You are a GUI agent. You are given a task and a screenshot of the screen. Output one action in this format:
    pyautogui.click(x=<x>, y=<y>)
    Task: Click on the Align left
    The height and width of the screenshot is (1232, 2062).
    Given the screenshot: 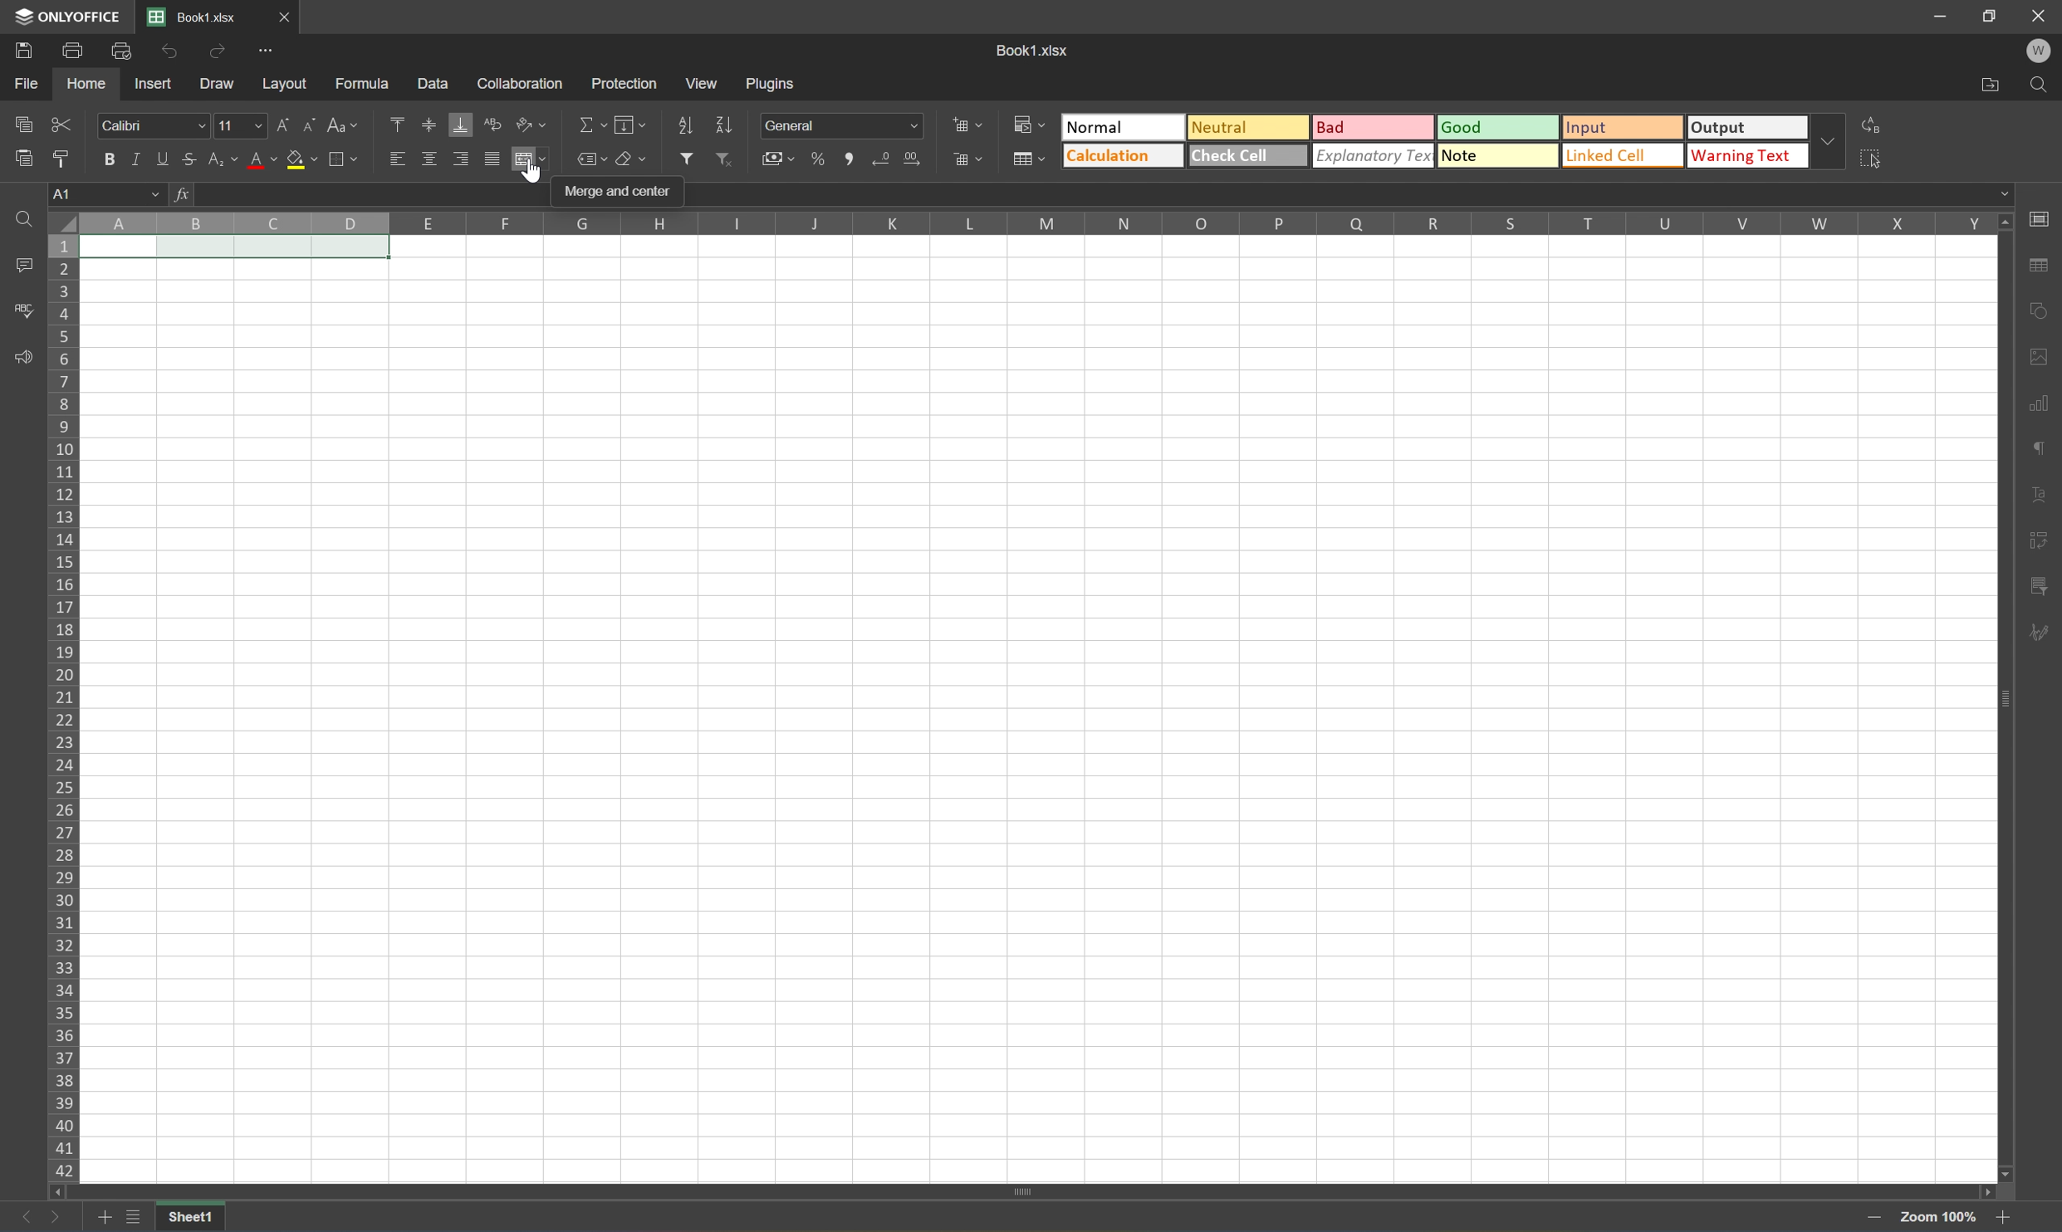 What is the action you would take?
    pyautogui.click(x=395, y=160)
    